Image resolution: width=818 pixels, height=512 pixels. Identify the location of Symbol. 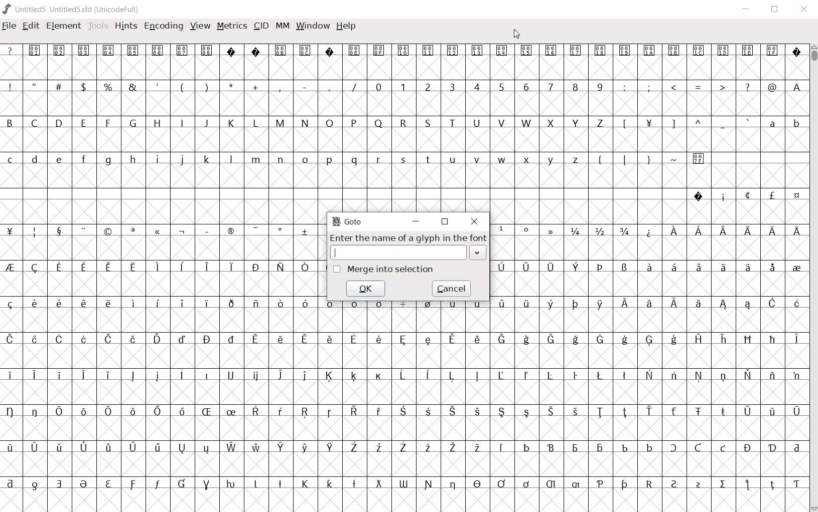
(60, 51).